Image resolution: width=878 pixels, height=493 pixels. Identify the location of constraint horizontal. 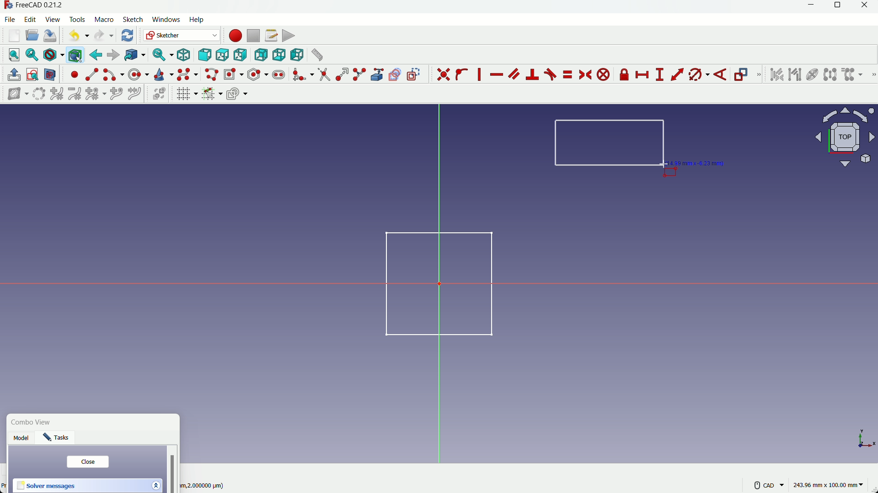
(496, 75).